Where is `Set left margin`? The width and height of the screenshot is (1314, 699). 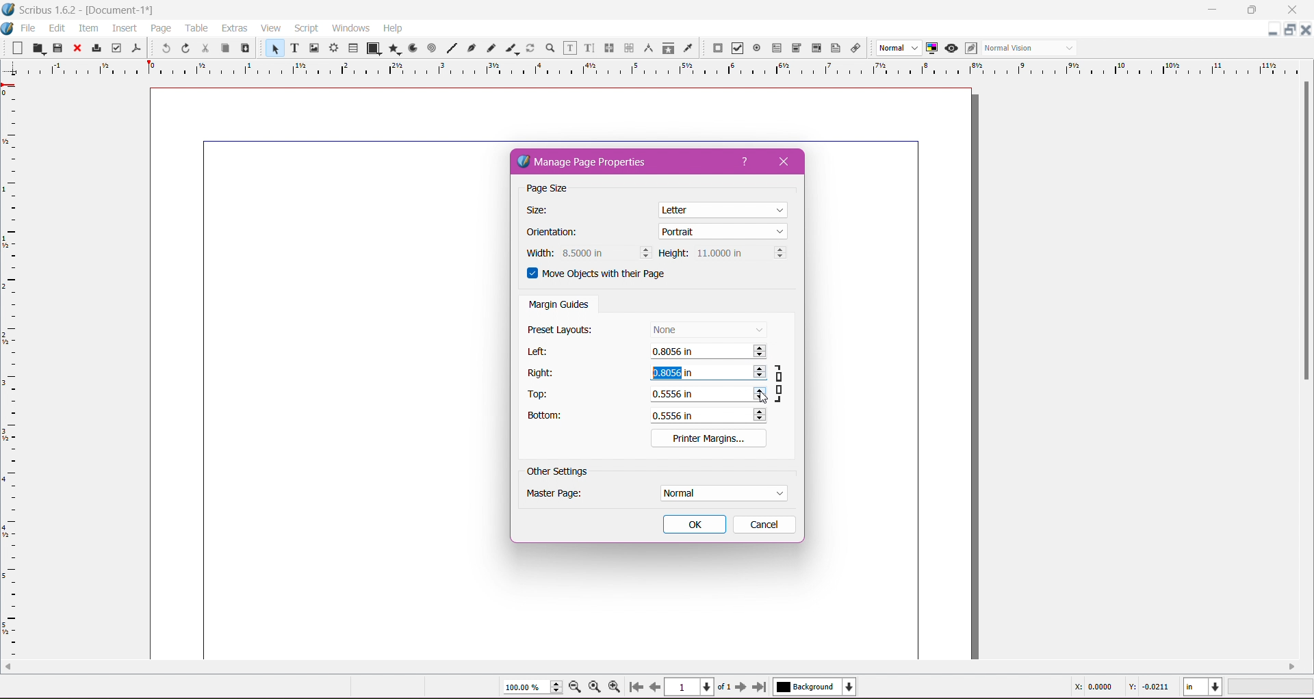 Set left margin is located at coordinates (708, 353).